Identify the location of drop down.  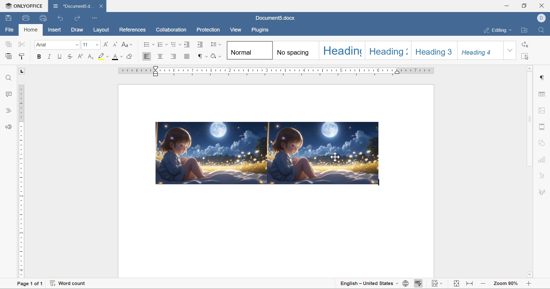
(97, 45).